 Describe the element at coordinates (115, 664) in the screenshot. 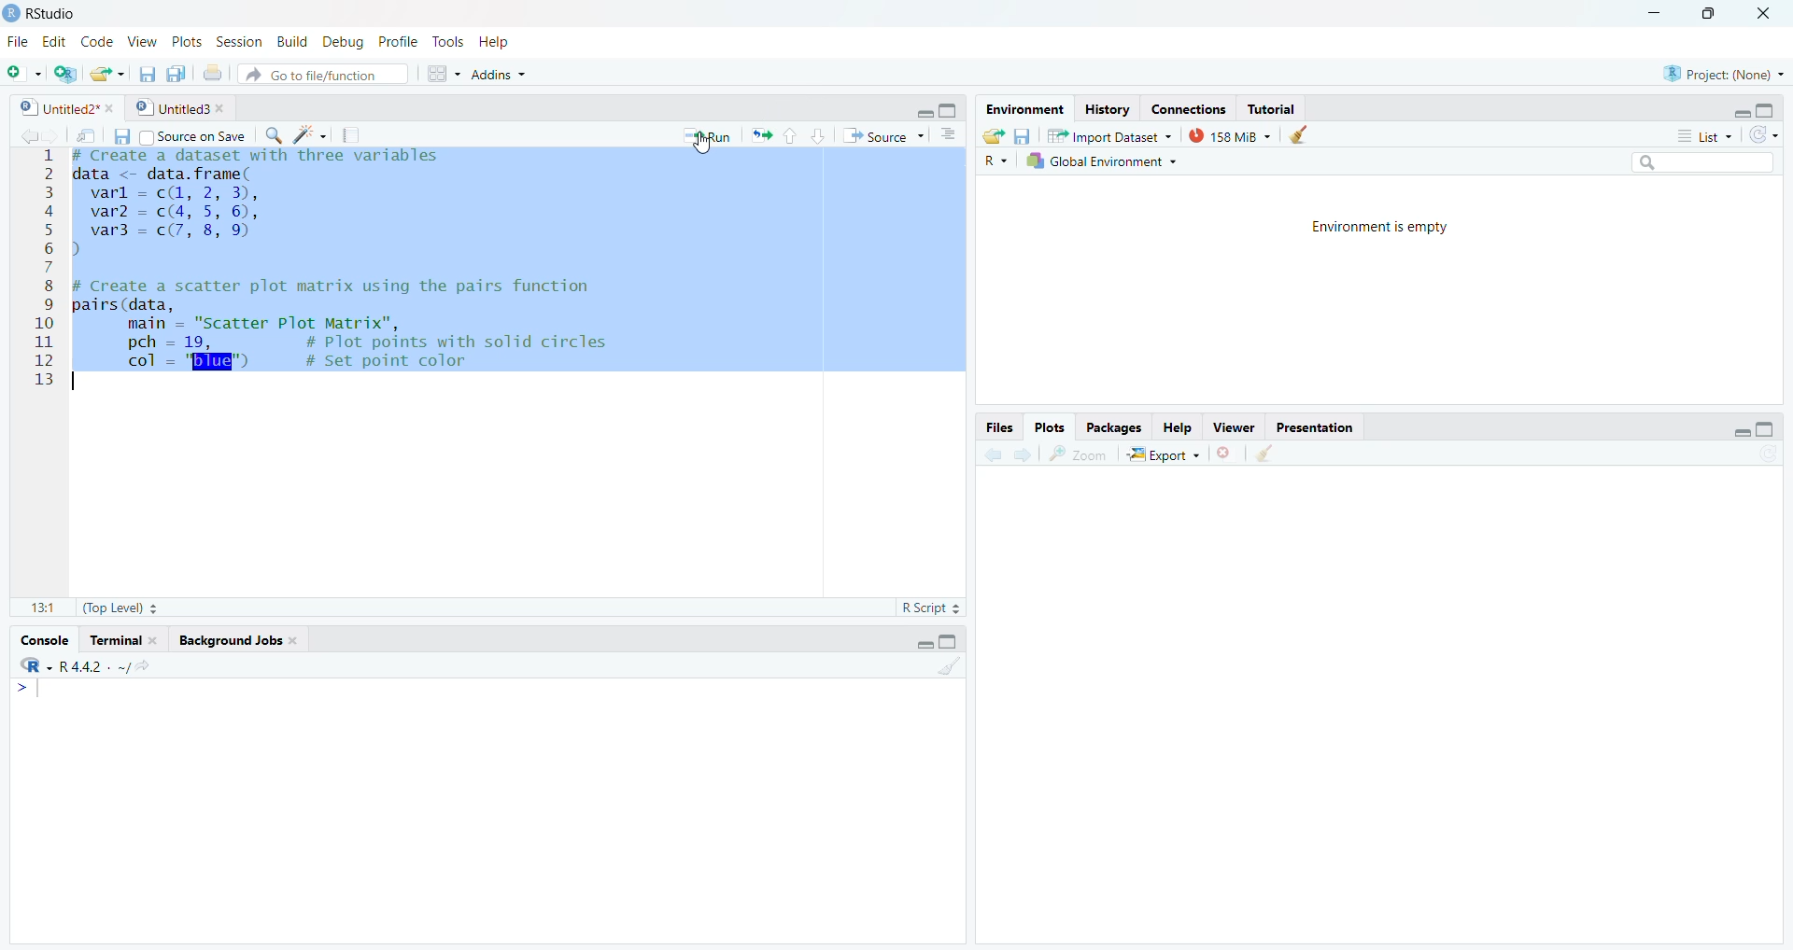

I see `R442 - ~/` at that location.